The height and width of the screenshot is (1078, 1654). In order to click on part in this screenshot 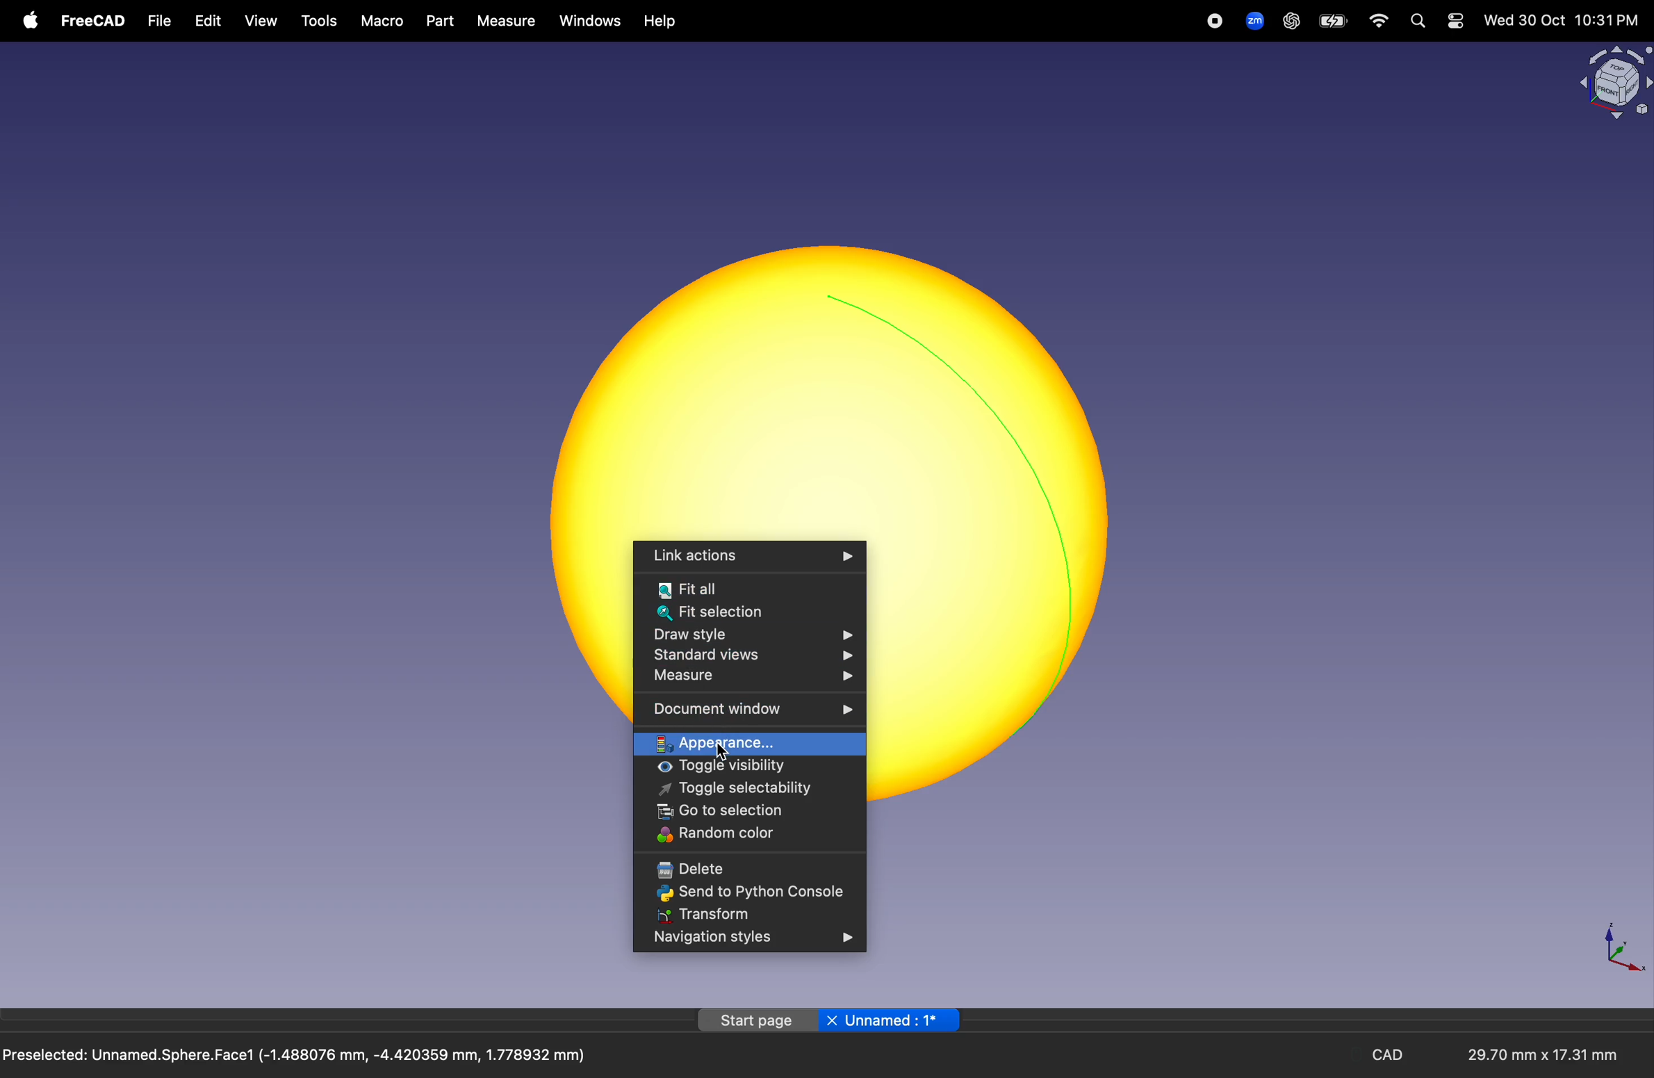, I will do `click(439, 21)`.